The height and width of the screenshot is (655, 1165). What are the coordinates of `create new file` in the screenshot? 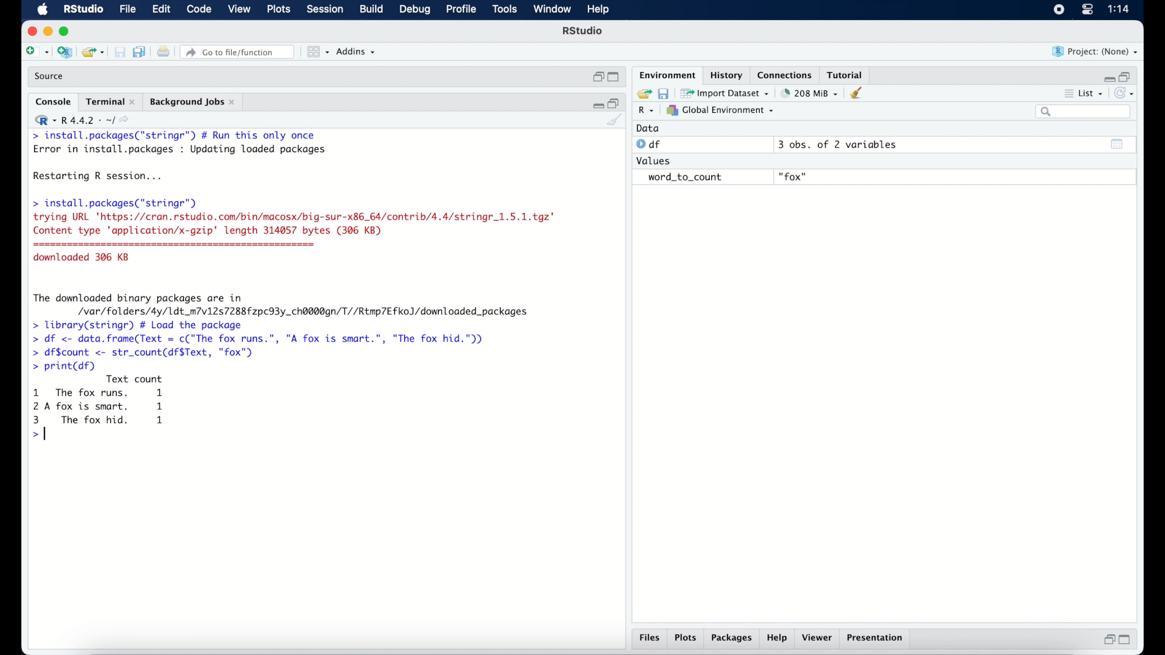 It's located at (36, 53).